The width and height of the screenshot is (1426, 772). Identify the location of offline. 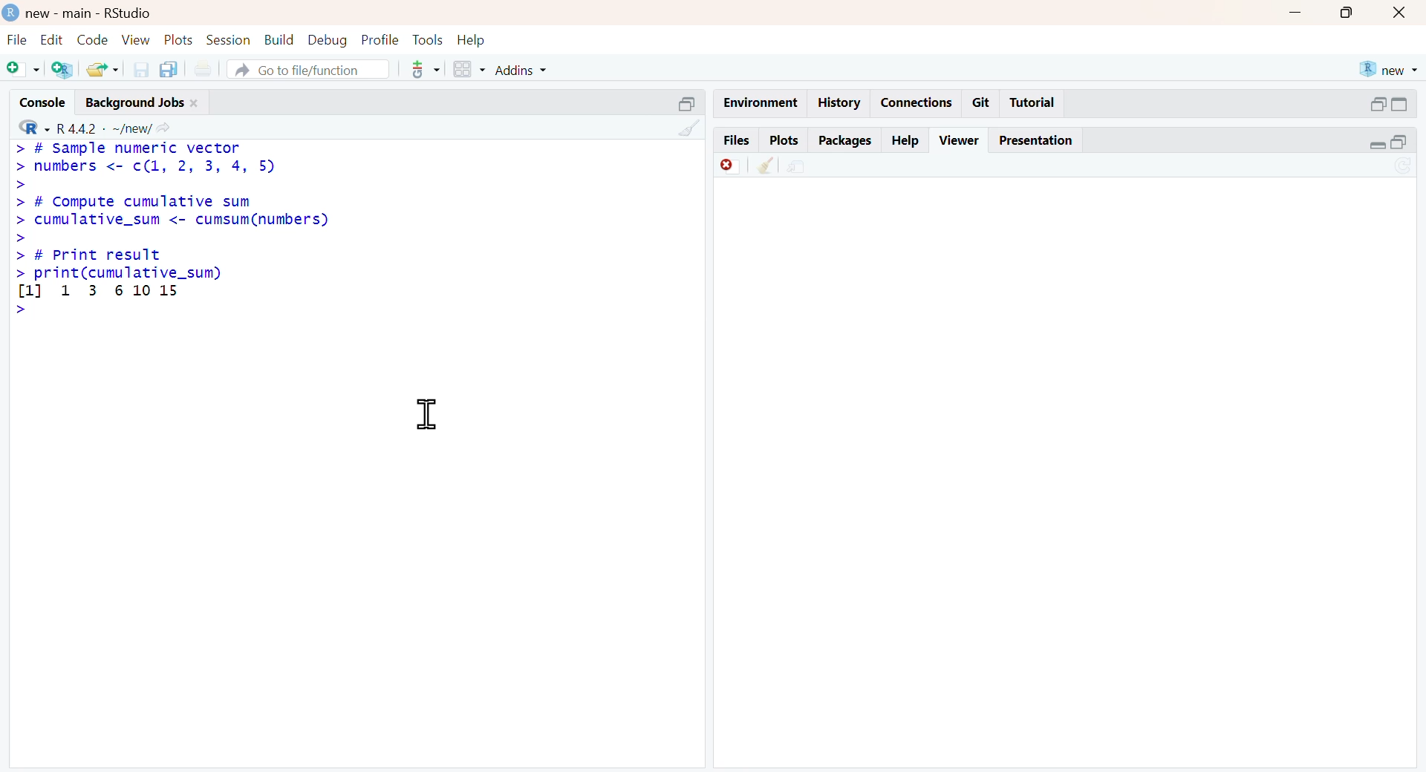
(730, 165).